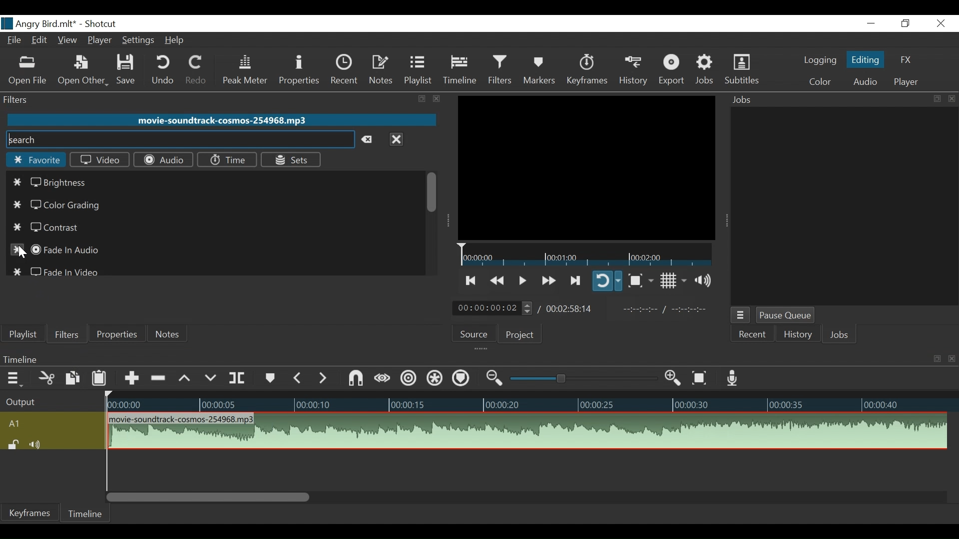  Describe the element at coordinates (522, 278) in the screenshot. I see `Toggle play or pause (space)` at that location.